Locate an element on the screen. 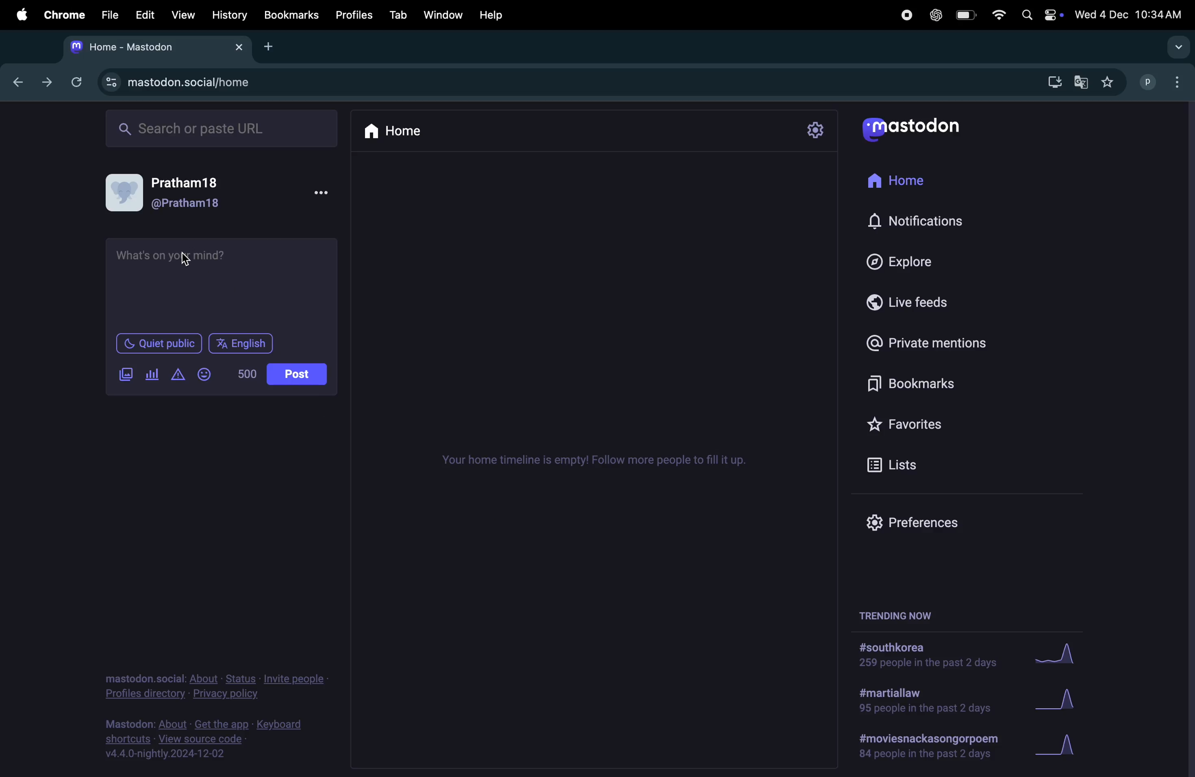 Image resolution: width=1195 pixels, height=777 pixels. Lists is located at coordinates (899, 464).